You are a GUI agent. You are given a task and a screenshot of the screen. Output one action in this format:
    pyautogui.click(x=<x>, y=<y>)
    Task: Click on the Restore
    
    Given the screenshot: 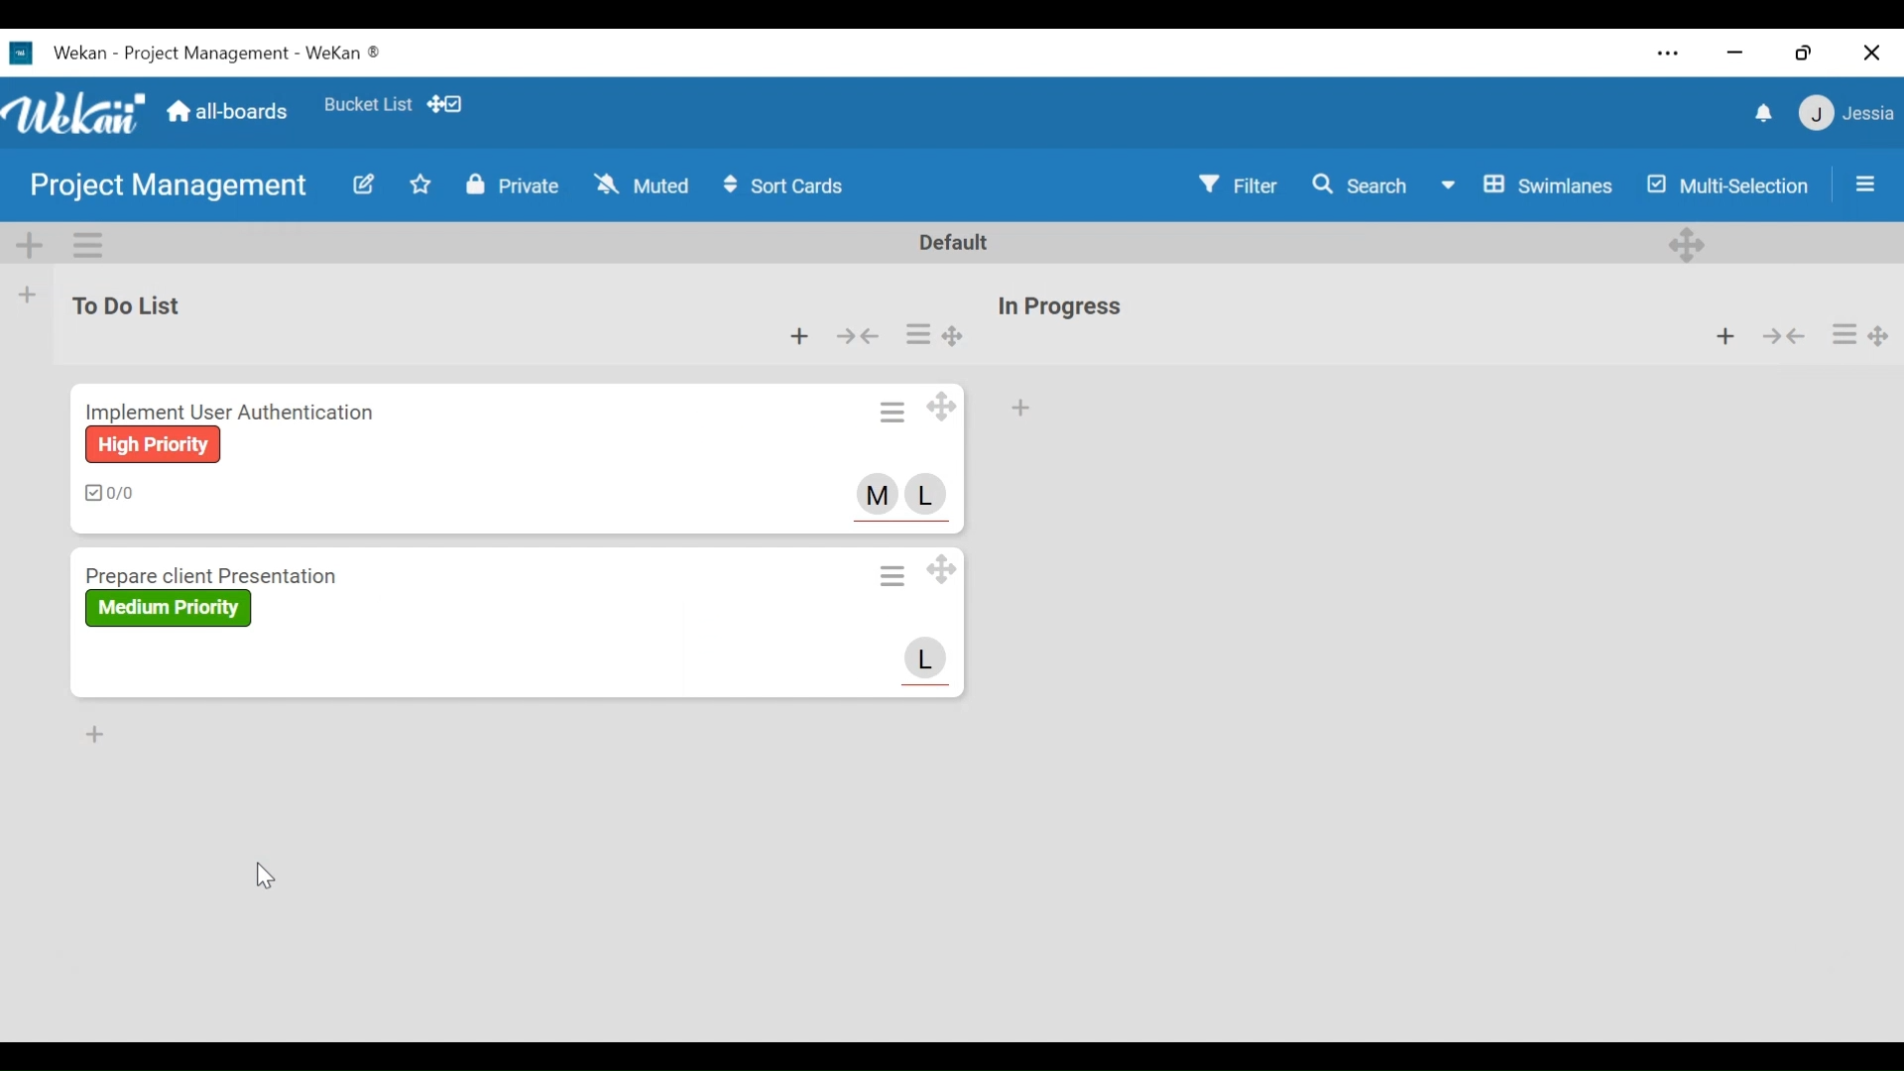 What is the action you would take?
    pyautogui.click(x=1804, y=53)
    